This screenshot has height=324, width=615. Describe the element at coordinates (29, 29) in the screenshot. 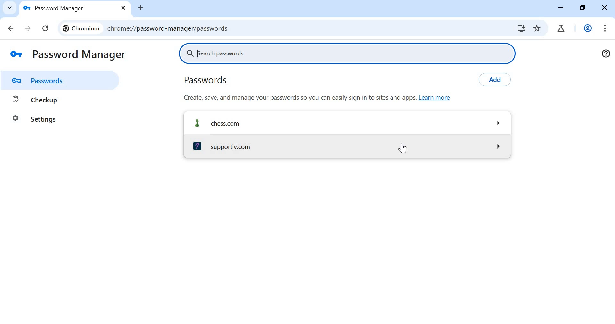

I see `click to go forward` at that location.